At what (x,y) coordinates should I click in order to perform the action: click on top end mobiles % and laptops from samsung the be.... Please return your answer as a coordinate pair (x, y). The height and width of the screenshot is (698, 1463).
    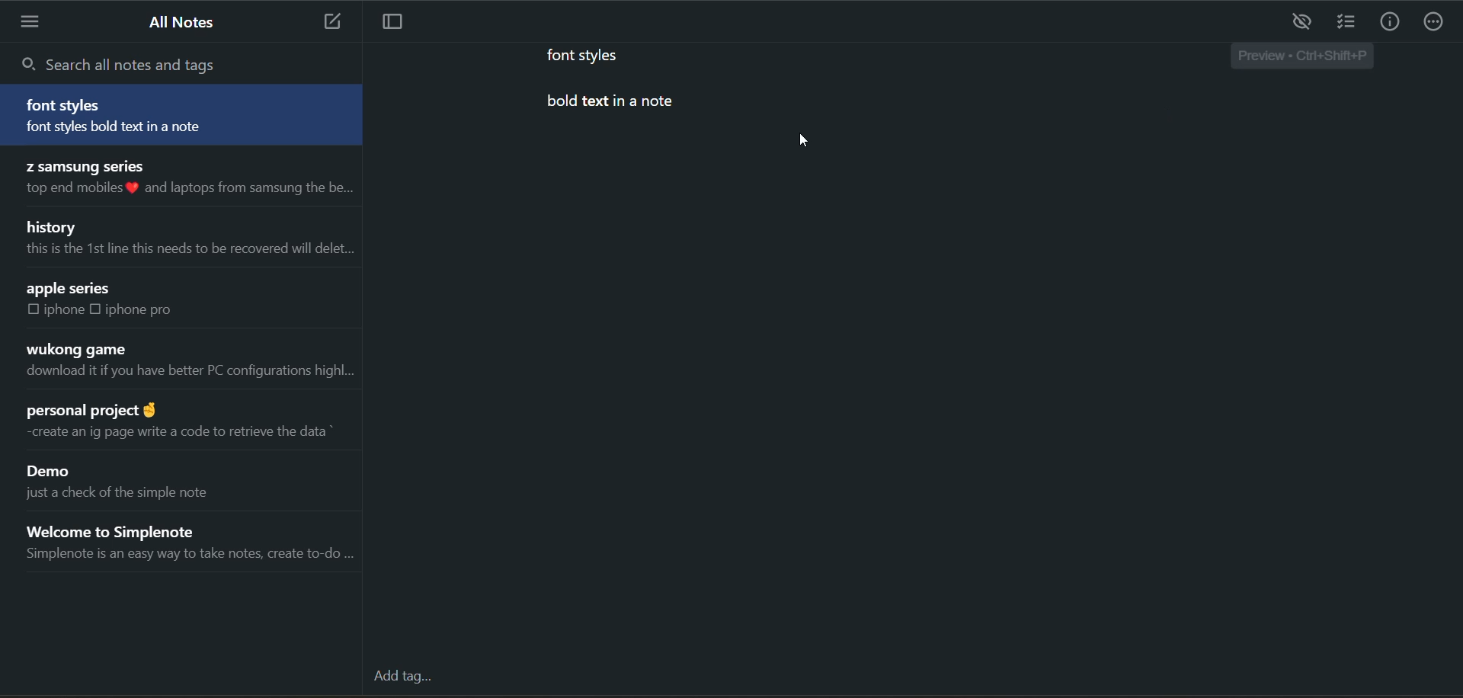
    Looking at the image, I should click on (185, 189).